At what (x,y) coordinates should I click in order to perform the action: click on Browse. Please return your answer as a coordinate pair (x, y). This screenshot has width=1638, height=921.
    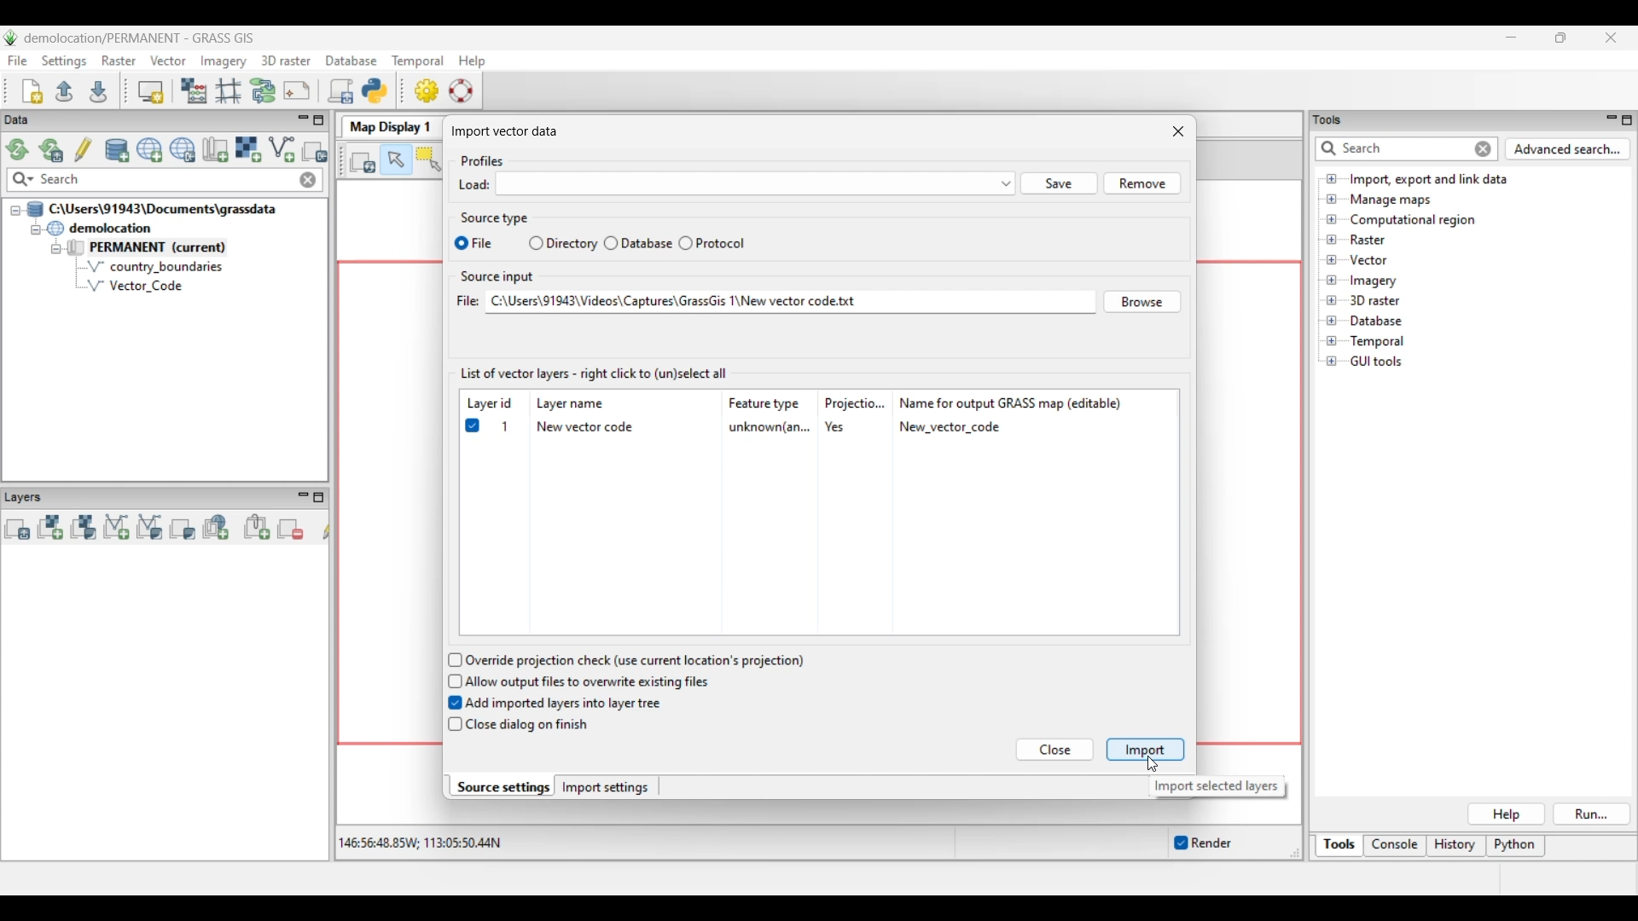
    Looking at the image, I should click on (1139, 298).